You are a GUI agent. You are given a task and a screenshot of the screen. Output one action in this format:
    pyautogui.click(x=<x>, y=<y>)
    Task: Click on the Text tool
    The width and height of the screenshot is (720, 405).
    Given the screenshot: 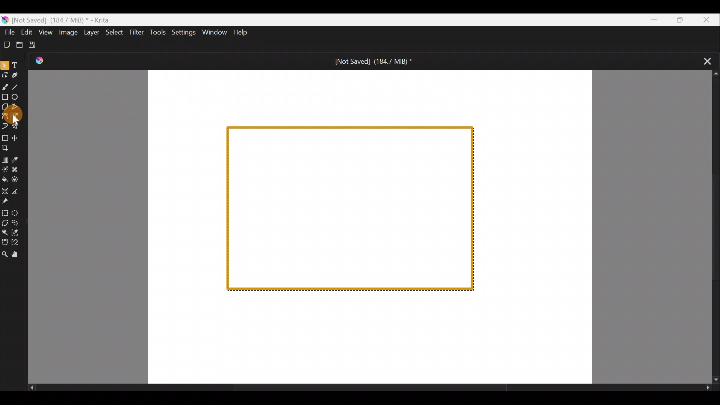 What is the action you would take?
    pyautogui.click(x=18, y=64)
    